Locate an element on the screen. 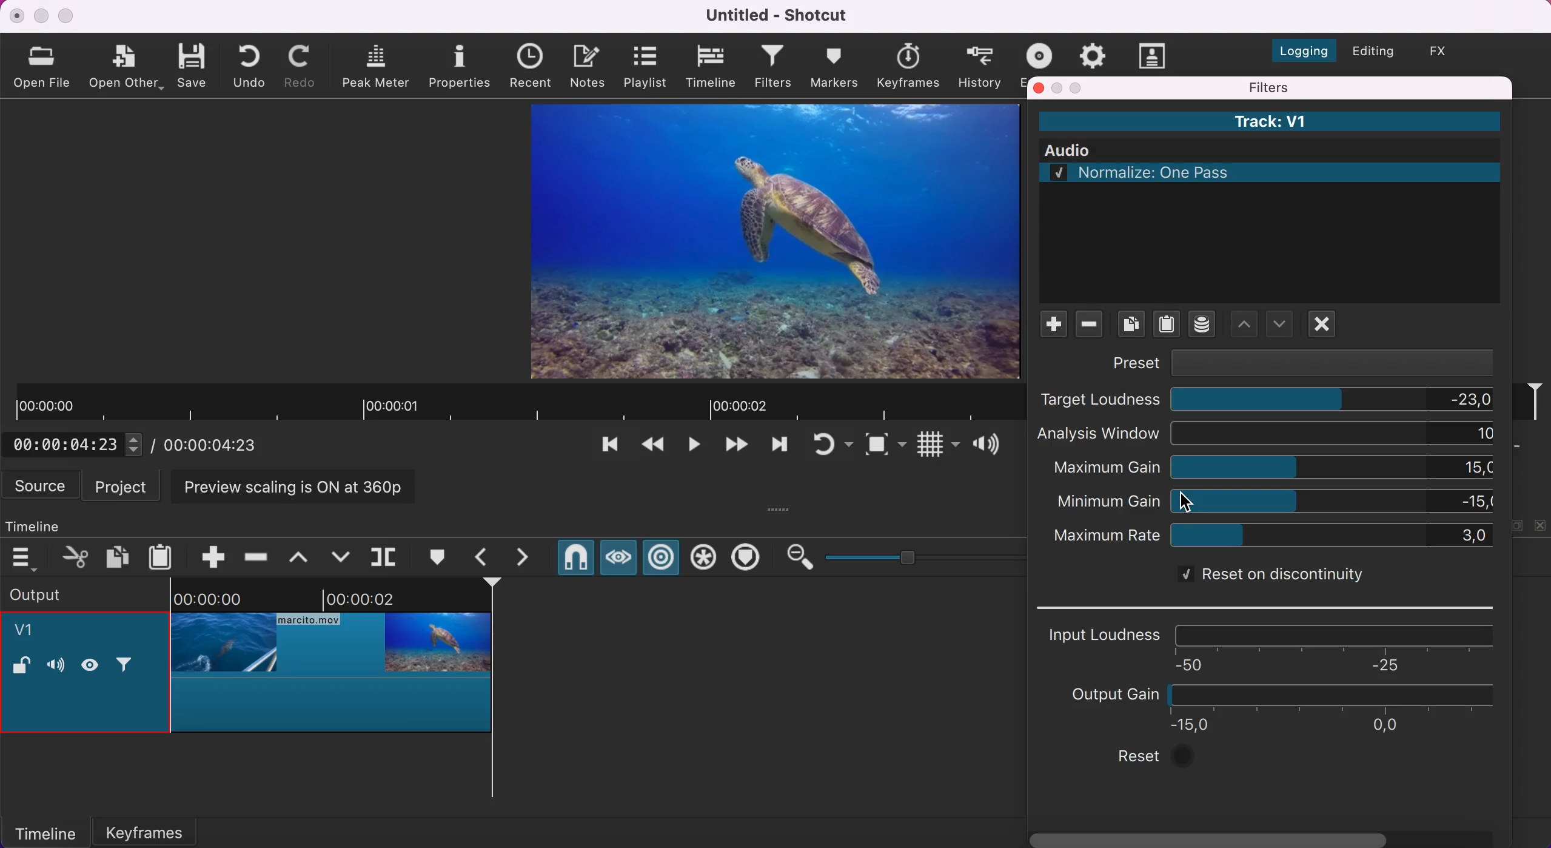  recent is located at coordinates (534, 67).